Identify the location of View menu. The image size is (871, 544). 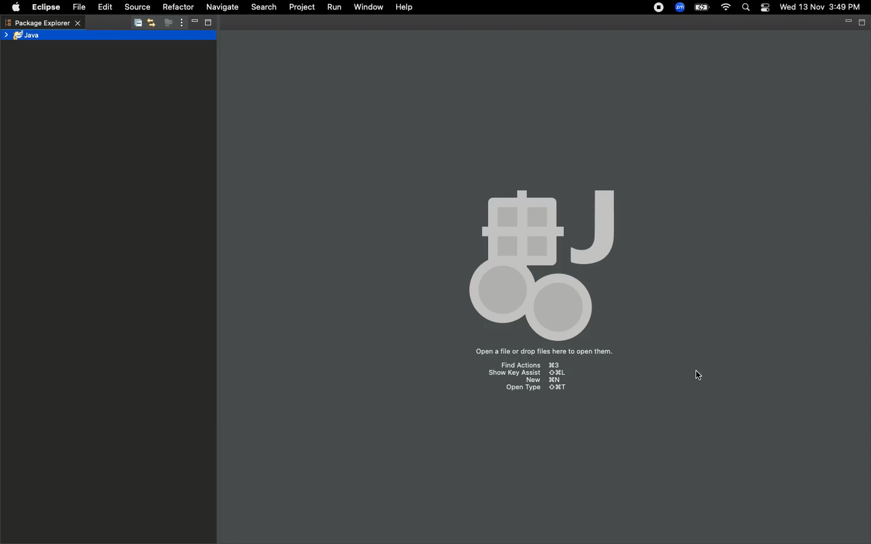
(180, 23).